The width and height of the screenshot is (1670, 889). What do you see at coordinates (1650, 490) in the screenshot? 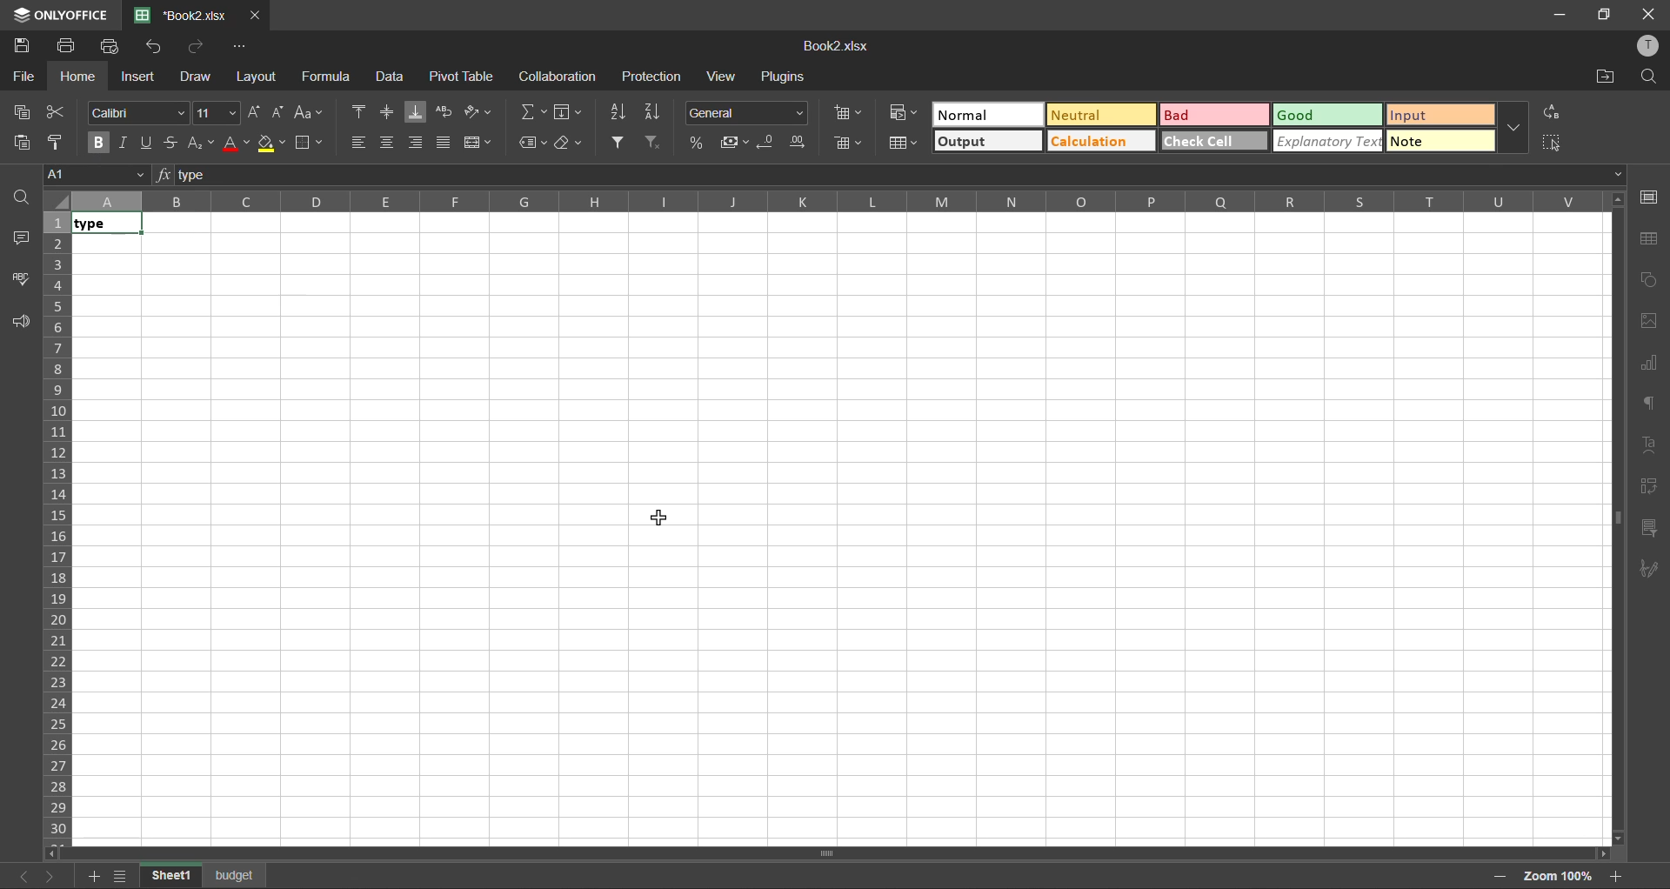
I see `pivot table` at bounding box center [1650, 490].